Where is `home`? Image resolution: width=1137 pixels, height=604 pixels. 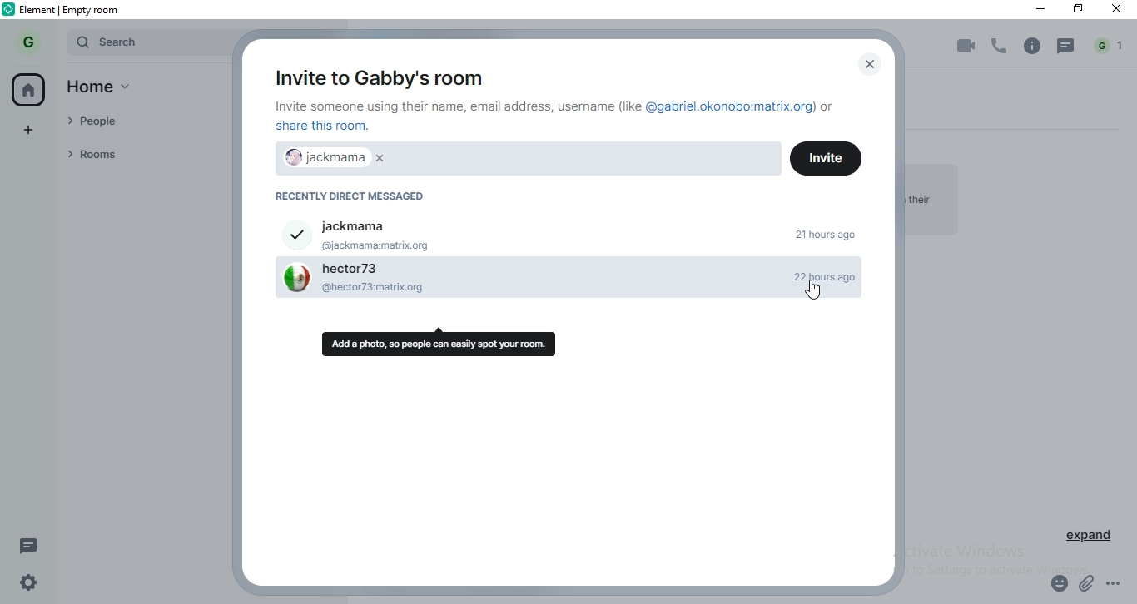 home is located at coordinates (31, 89).